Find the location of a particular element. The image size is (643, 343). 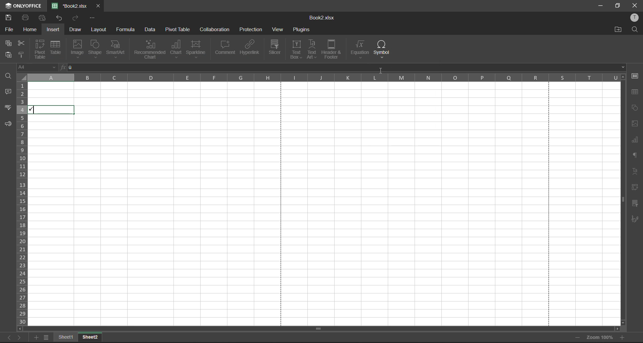

formula bar is located at coordinates (343, 67).